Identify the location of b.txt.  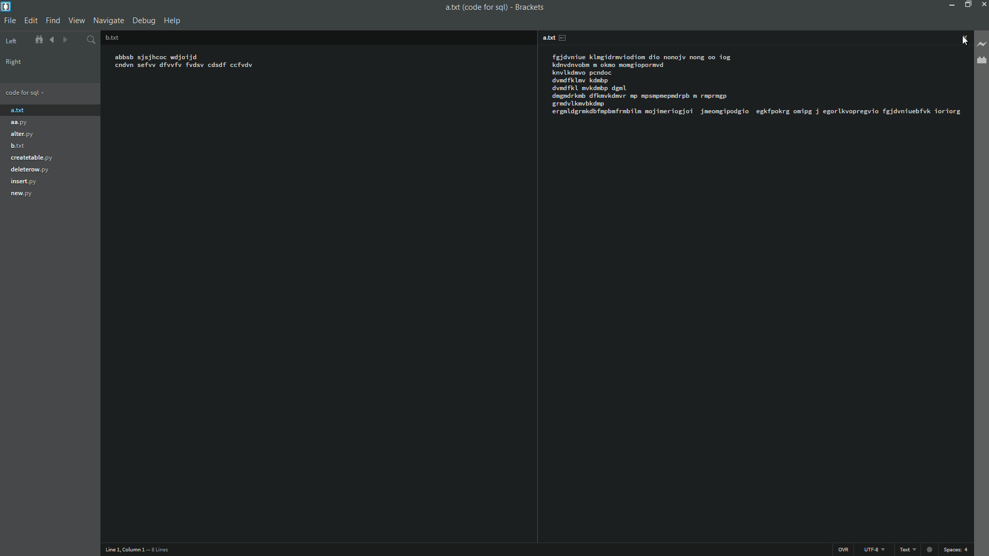
(121, 38).